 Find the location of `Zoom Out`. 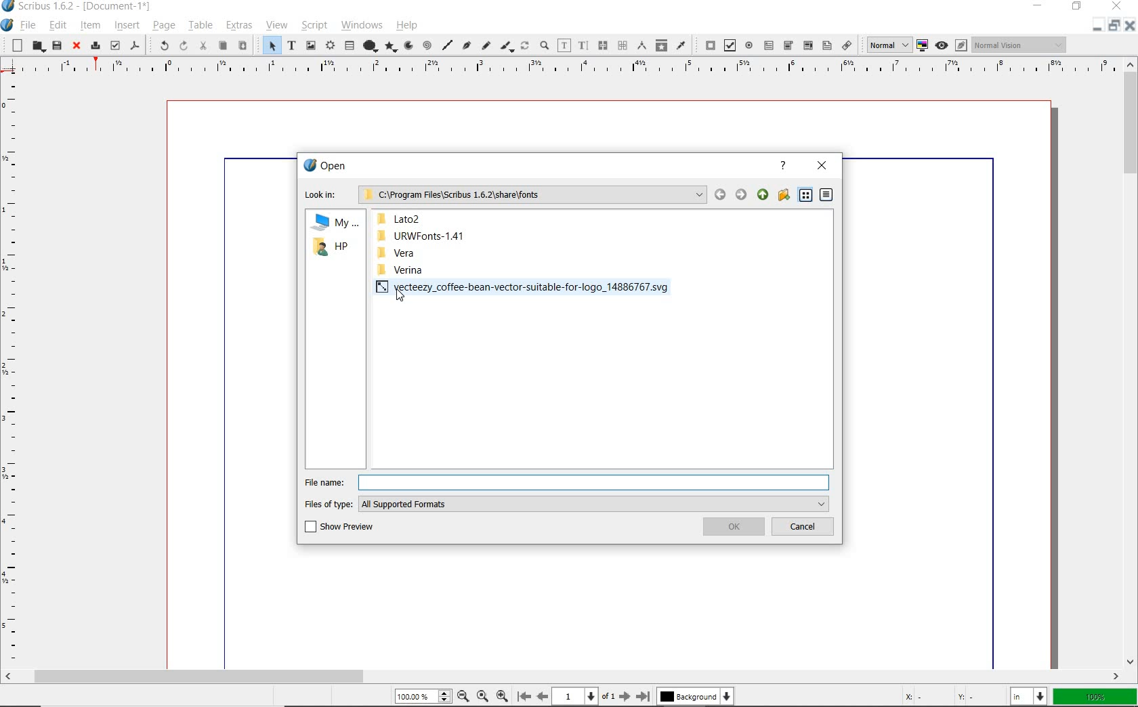

Zoom Out is located at coordinates (463, 696).